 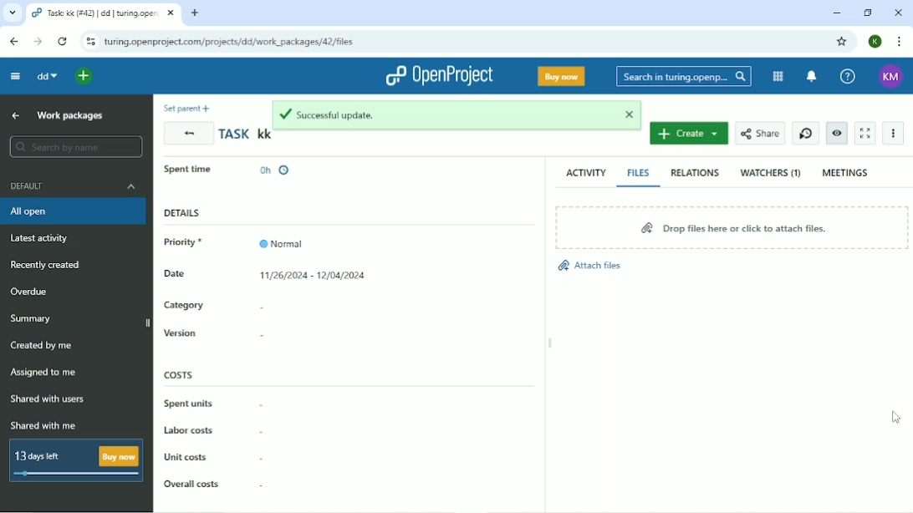 What do you see at coordinates (836, 133) in the screenshot?
I see `Unwatch work package` at bounding box center [836, 133].